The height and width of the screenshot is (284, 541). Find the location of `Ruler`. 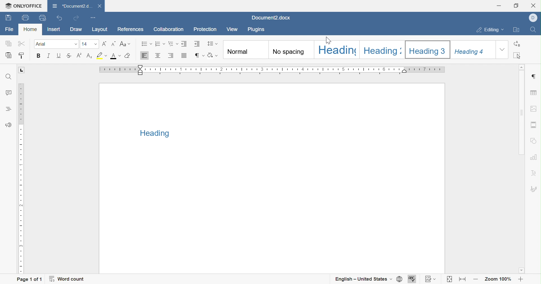

Ruler is located at coordinates (274, 69).